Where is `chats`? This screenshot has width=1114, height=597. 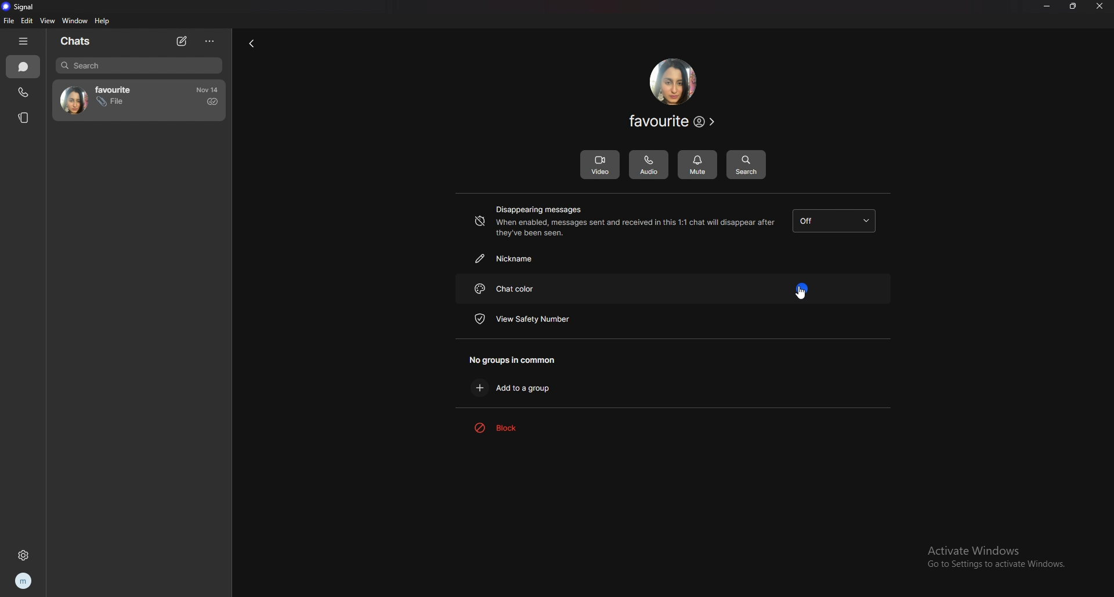 chats is located at coordinates (83, 41).